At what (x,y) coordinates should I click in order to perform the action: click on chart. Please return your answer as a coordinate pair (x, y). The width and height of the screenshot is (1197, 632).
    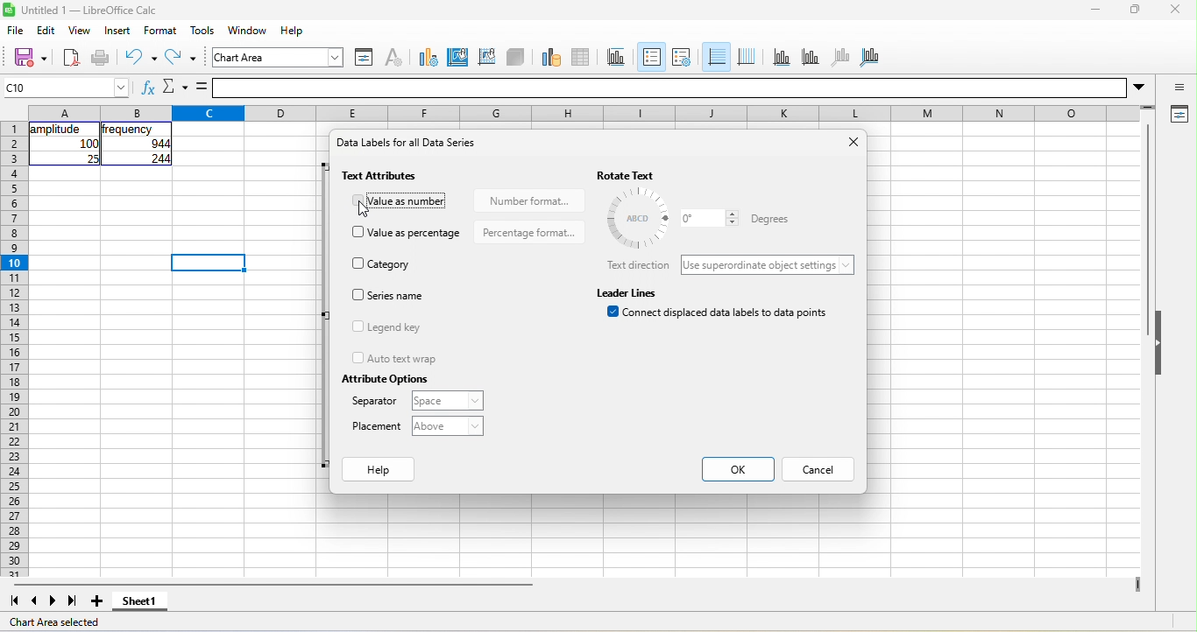
    Looking at the image, I should click on (280, 57).